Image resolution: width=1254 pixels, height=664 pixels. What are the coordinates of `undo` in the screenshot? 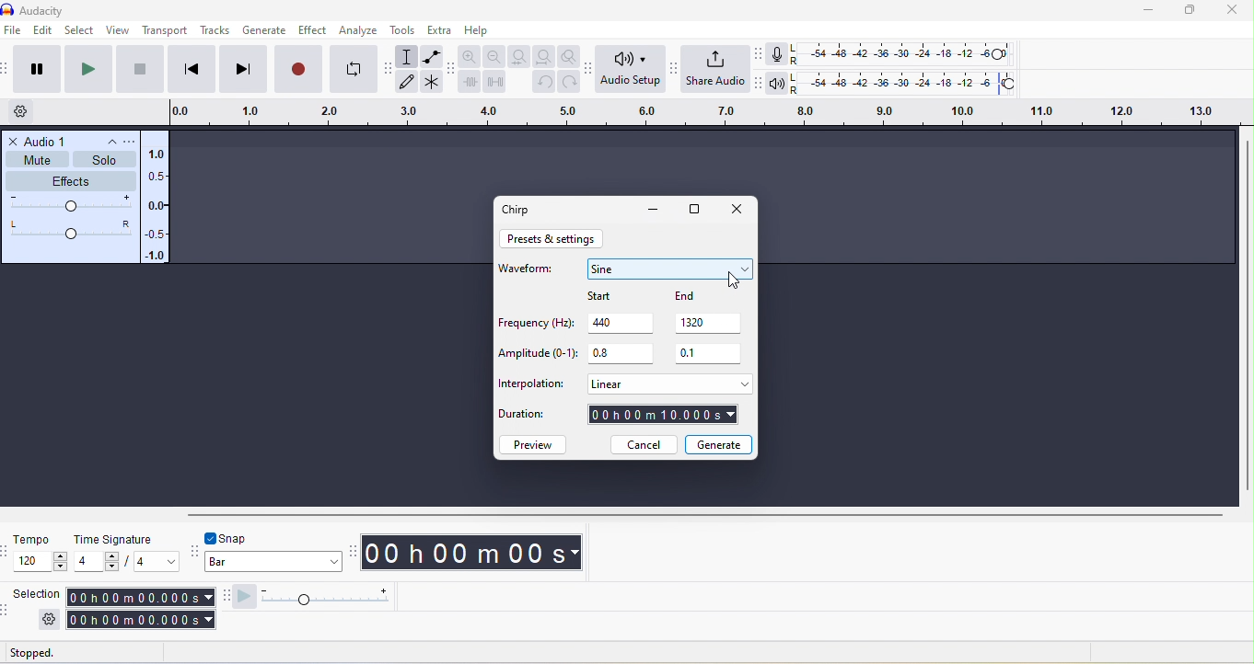 It's located at (542, 83).